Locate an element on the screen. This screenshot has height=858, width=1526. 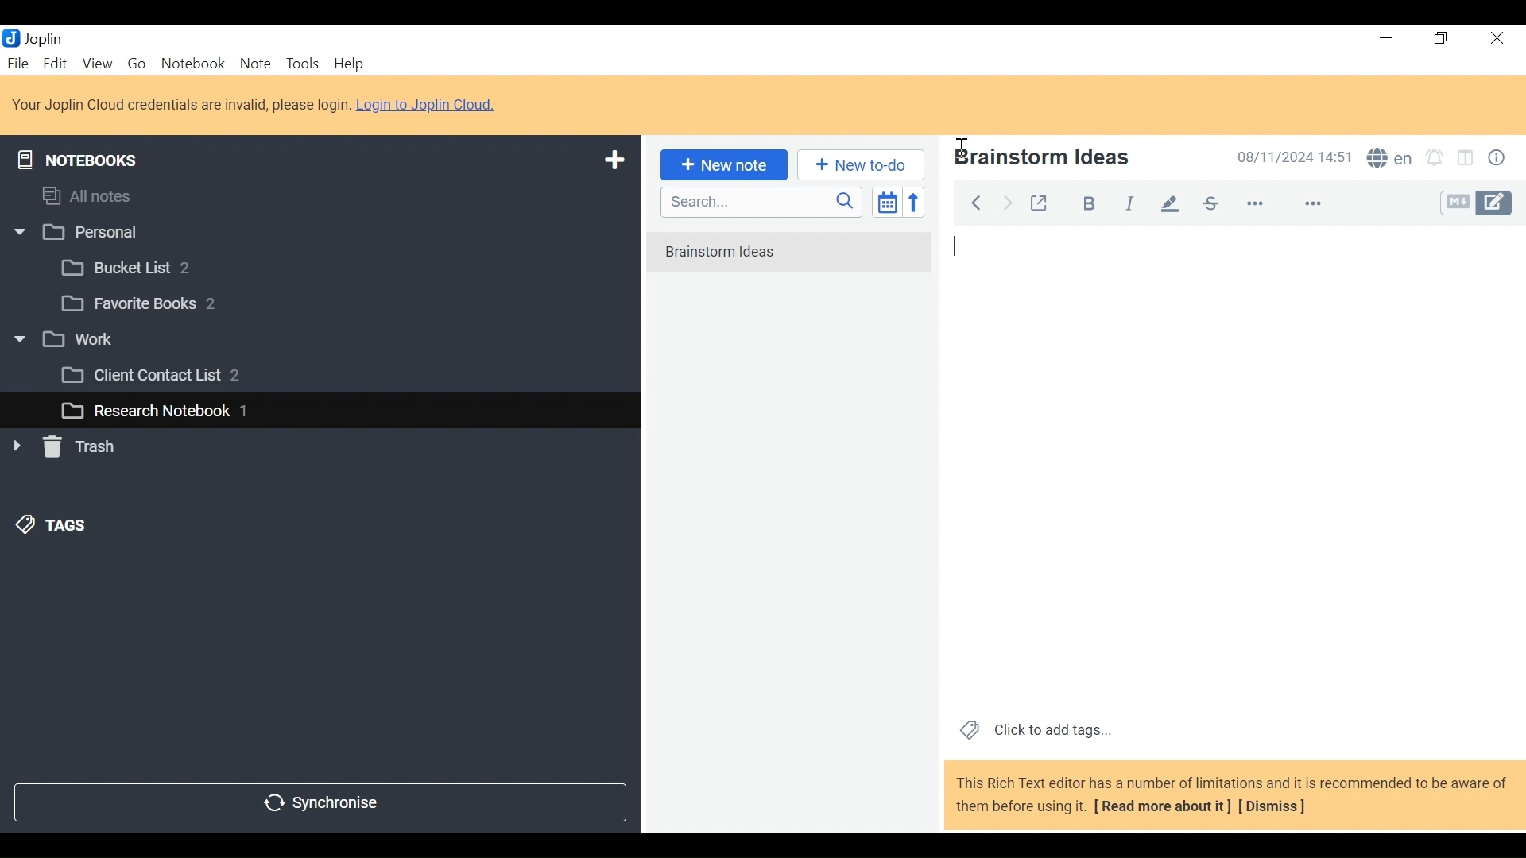
Reverse Sort order is located at coordinates (917, 202).